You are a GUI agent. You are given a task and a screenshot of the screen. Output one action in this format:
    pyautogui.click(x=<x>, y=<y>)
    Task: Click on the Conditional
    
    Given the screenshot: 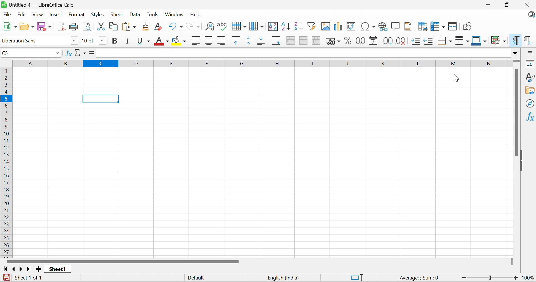 What is the action you would take?
    pyautogui.click(x=499, y=41)
    